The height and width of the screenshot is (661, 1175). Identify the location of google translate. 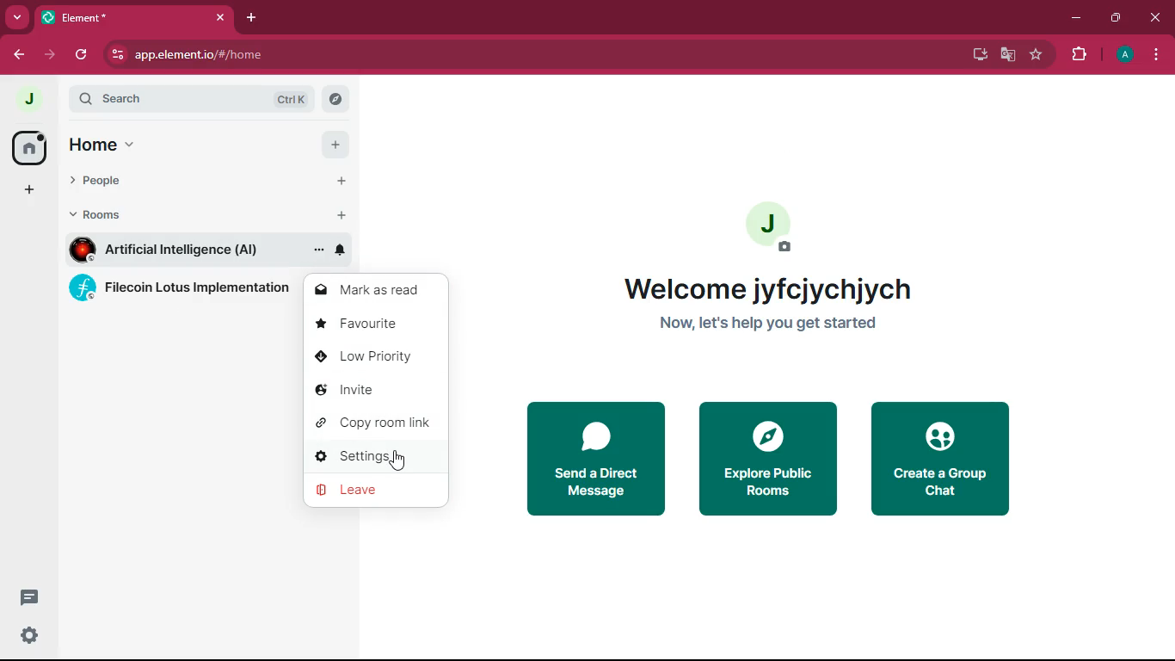
(1006, 57).